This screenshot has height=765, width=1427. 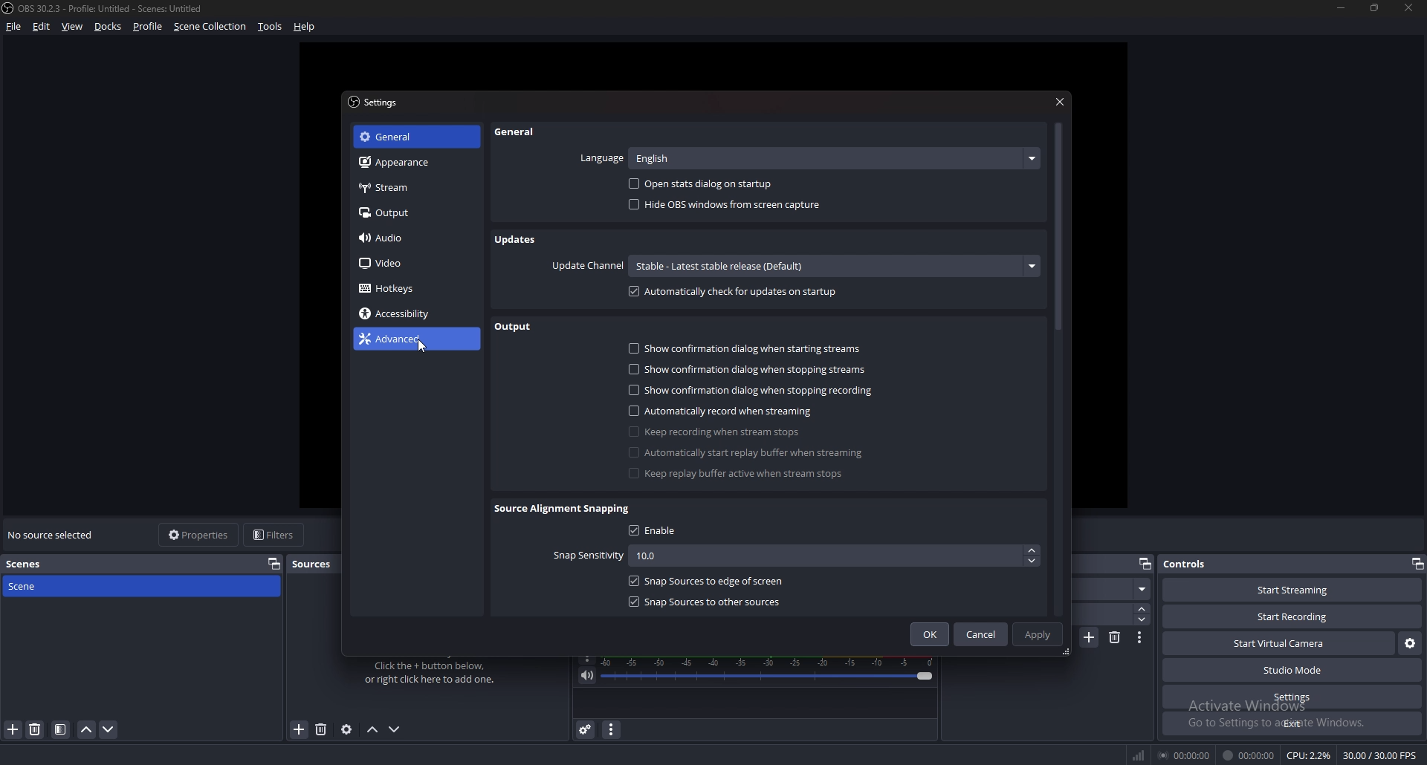 What do you see at coordinates (808, 157) in the screenshot?
I see `Language` at bounding box center [808, 157].